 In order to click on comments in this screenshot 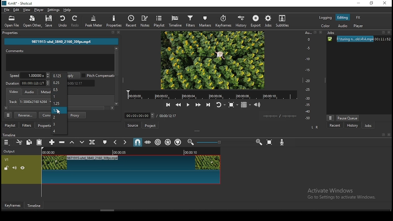, I will do `click(60, 60)`.